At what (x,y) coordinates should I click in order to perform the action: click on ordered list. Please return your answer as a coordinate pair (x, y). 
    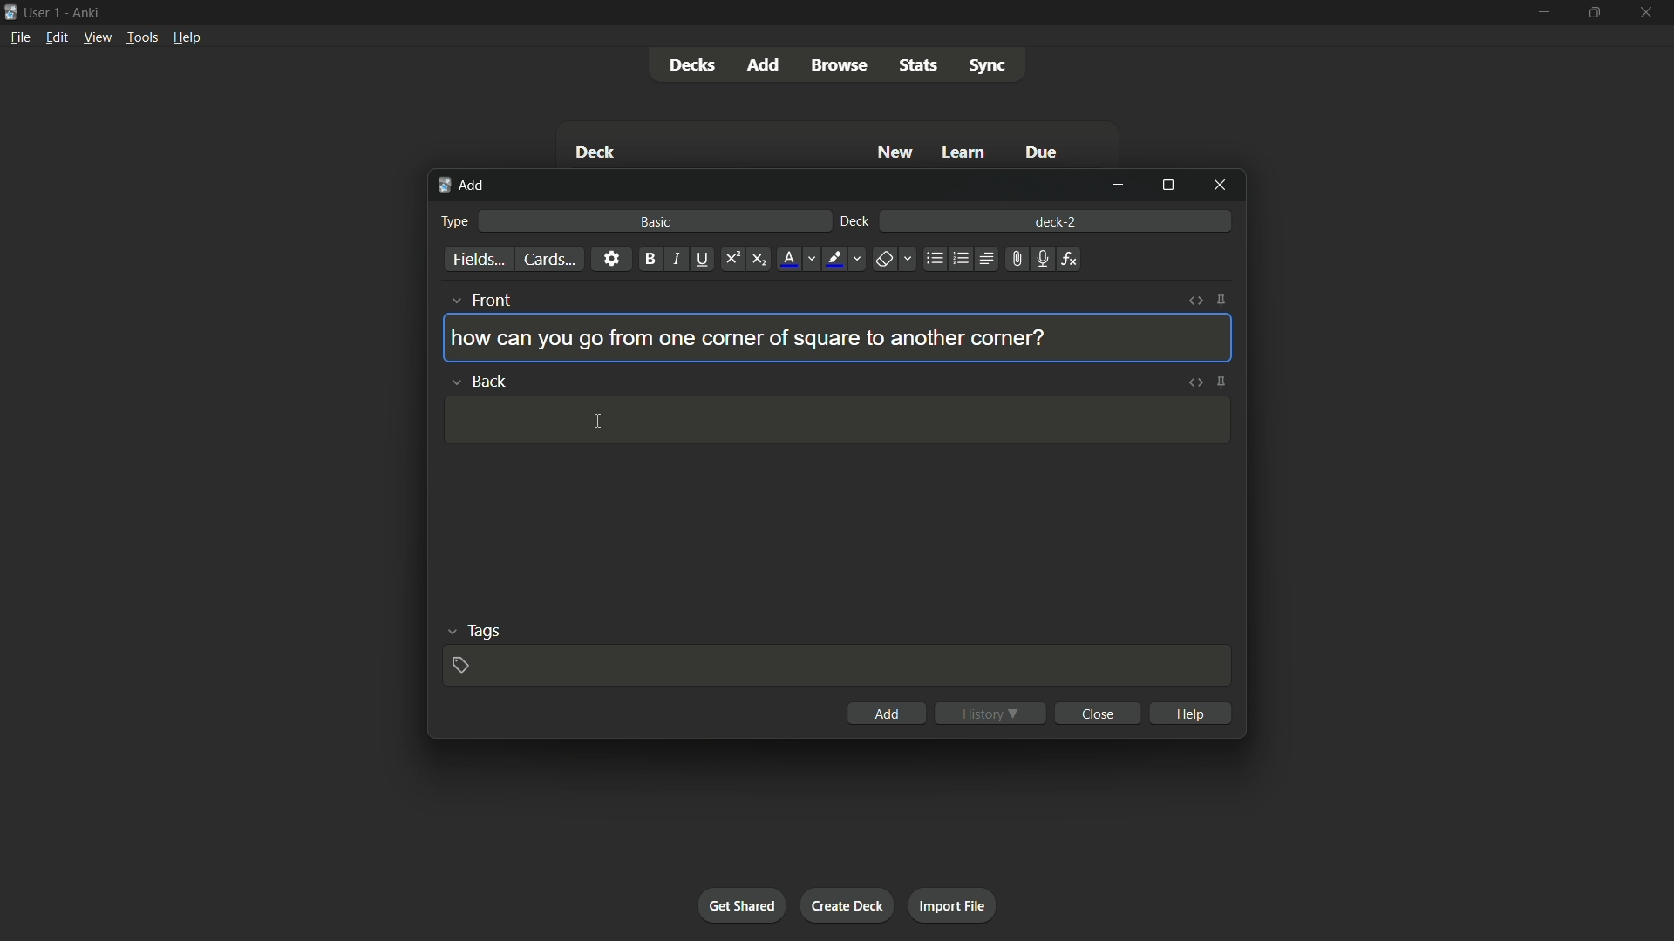
    Looking at the image, I should click on (958, 260).